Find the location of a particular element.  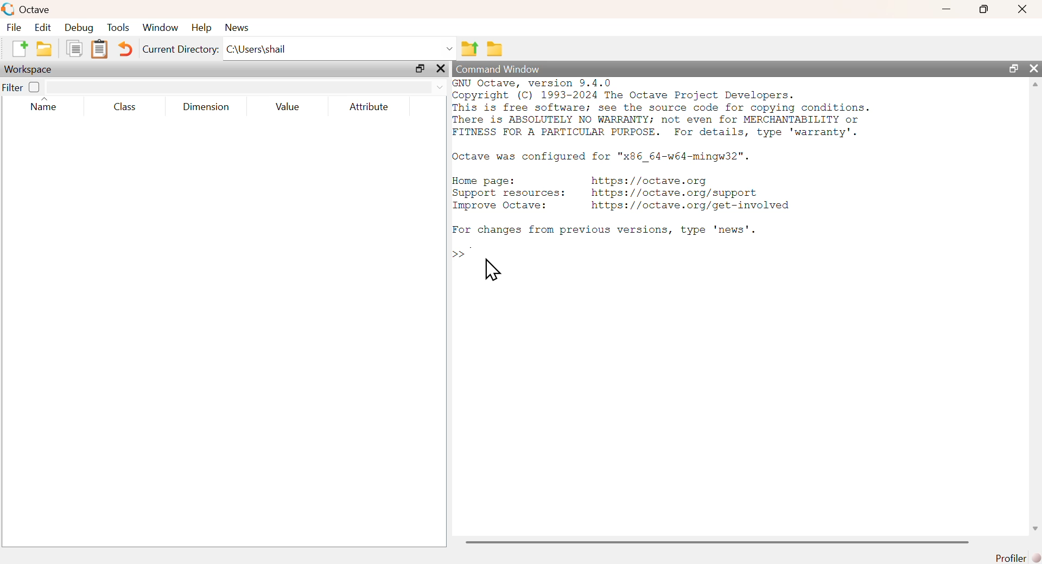

scrollbar is located at coordinates (1036, 309).